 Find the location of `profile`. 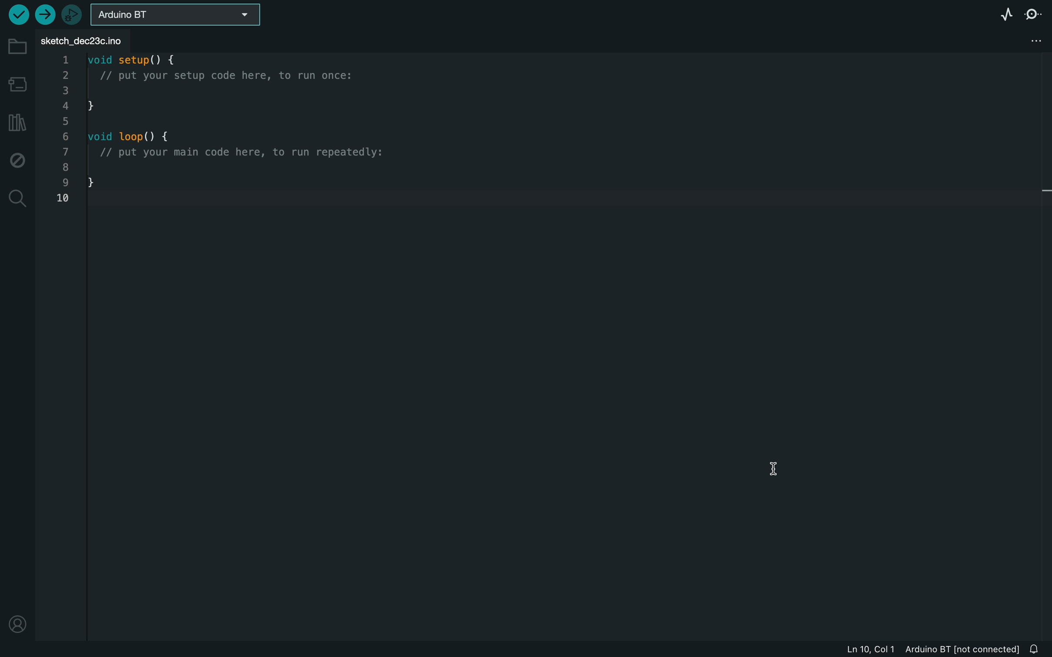

profile is located at coordinates (17, 621).